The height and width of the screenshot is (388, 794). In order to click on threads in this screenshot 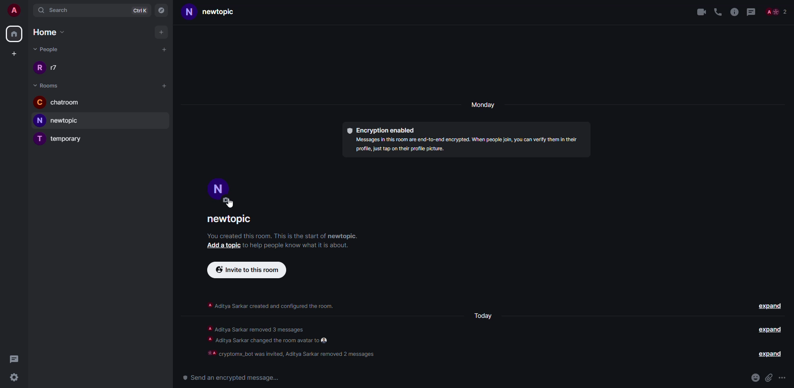, I will do `click(15, 360)`.